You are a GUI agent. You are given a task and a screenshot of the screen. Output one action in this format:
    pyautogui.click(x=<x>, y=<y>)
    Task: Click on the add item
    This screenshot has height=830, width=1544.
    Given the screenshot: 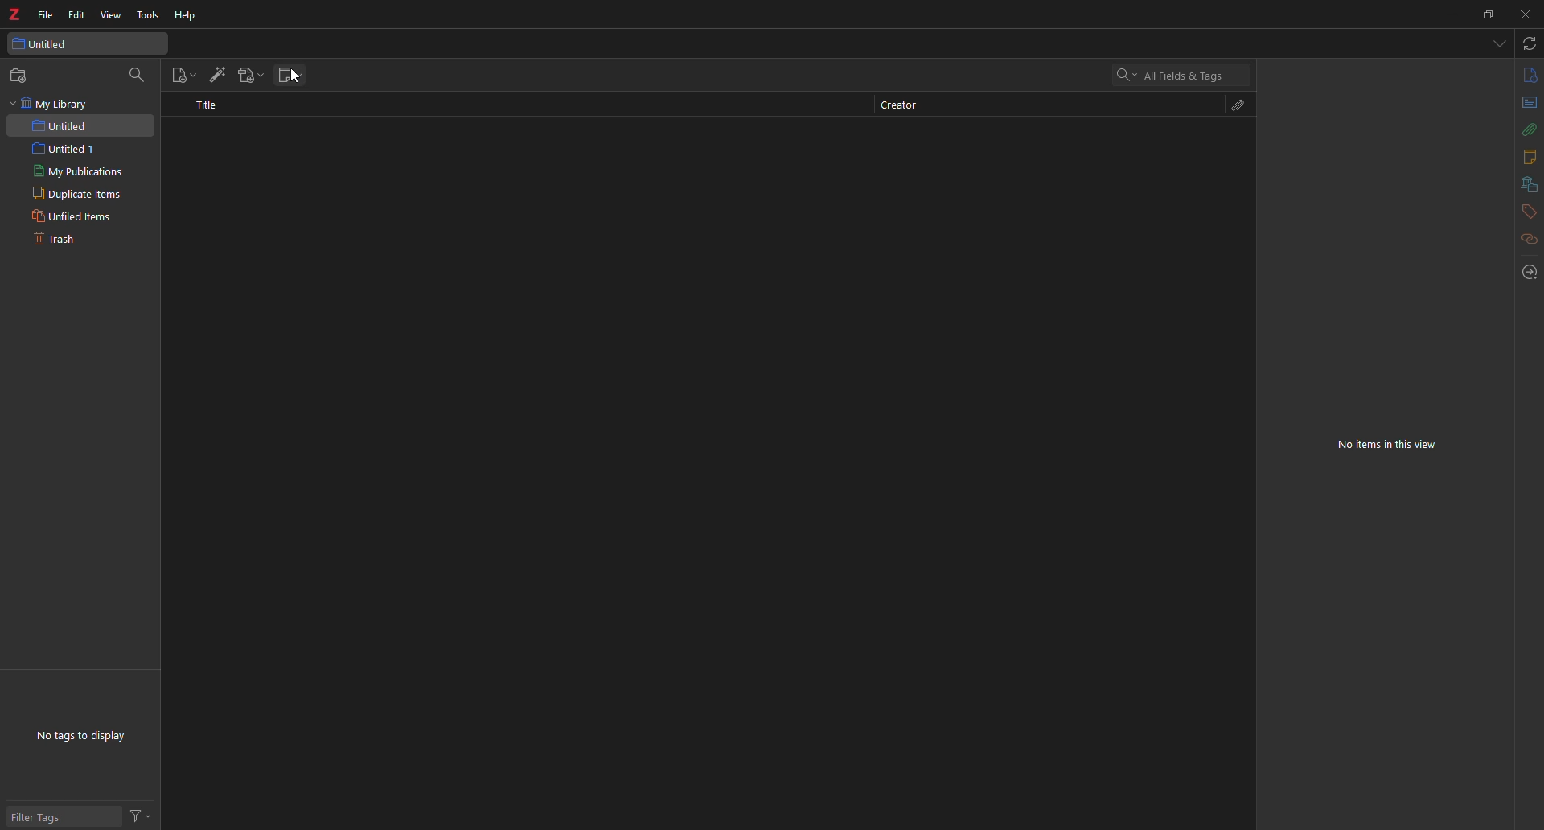 What is the action you would take?
    pyautogui.click(x=217, y=75)
    